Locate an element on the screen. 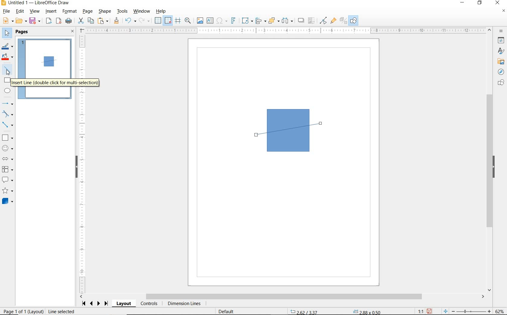  SHOW GLUEPOINT FUNCTIONS is located at coordinates (333, 20).